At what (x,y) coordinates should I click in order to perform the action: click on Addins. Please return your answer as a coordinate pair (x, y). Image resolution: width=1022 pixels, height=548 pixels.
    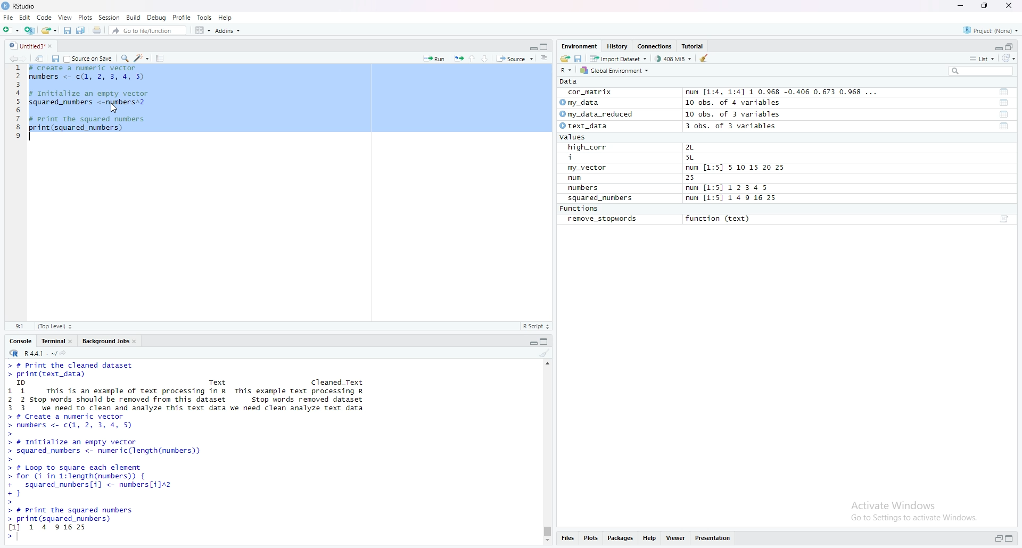
    Looking at the image, I should click on (227, 30).